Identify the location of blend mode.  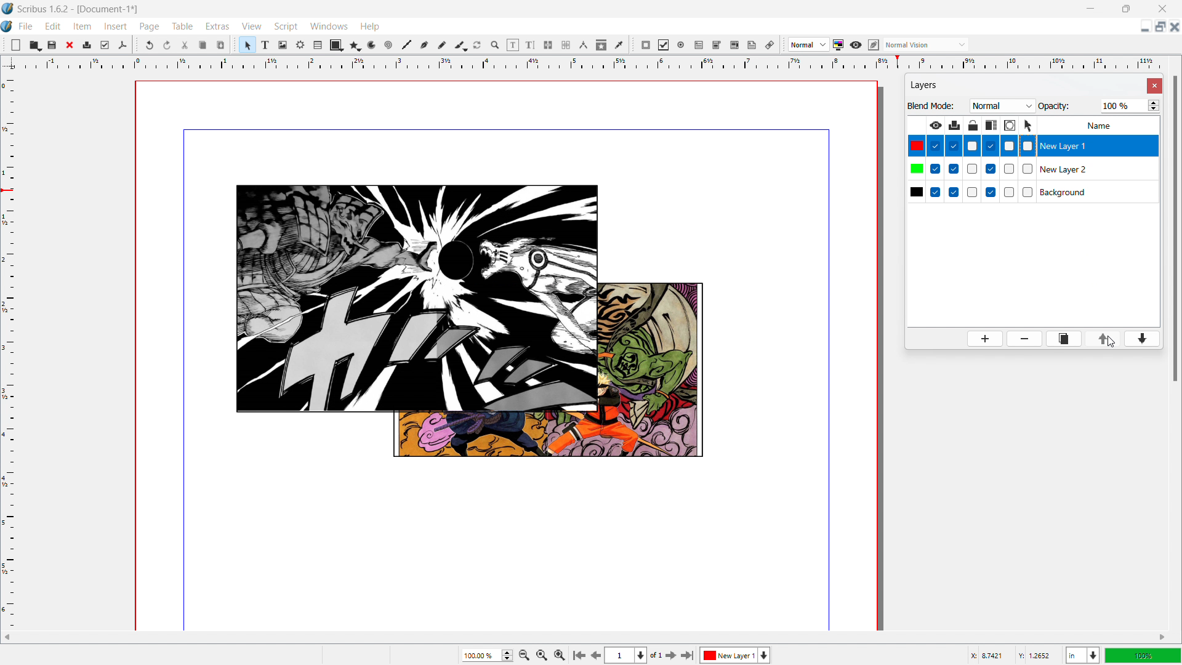
(1003, 106).